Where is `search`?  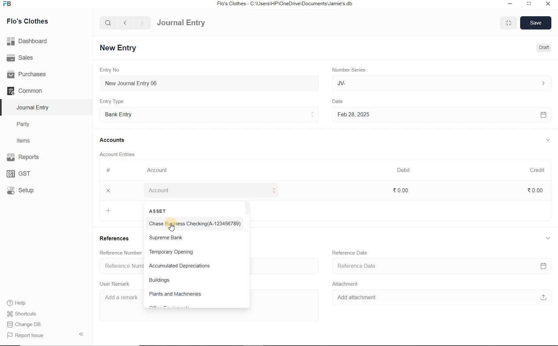 search is located at coordinates (108, 23).